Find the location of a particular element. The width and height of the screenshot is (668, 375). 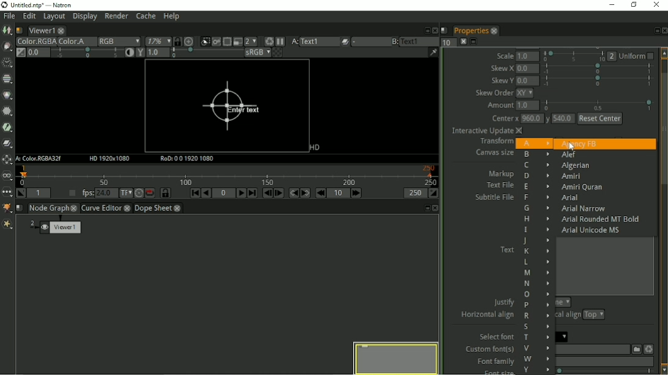

J is located at coordinates (535, 241).